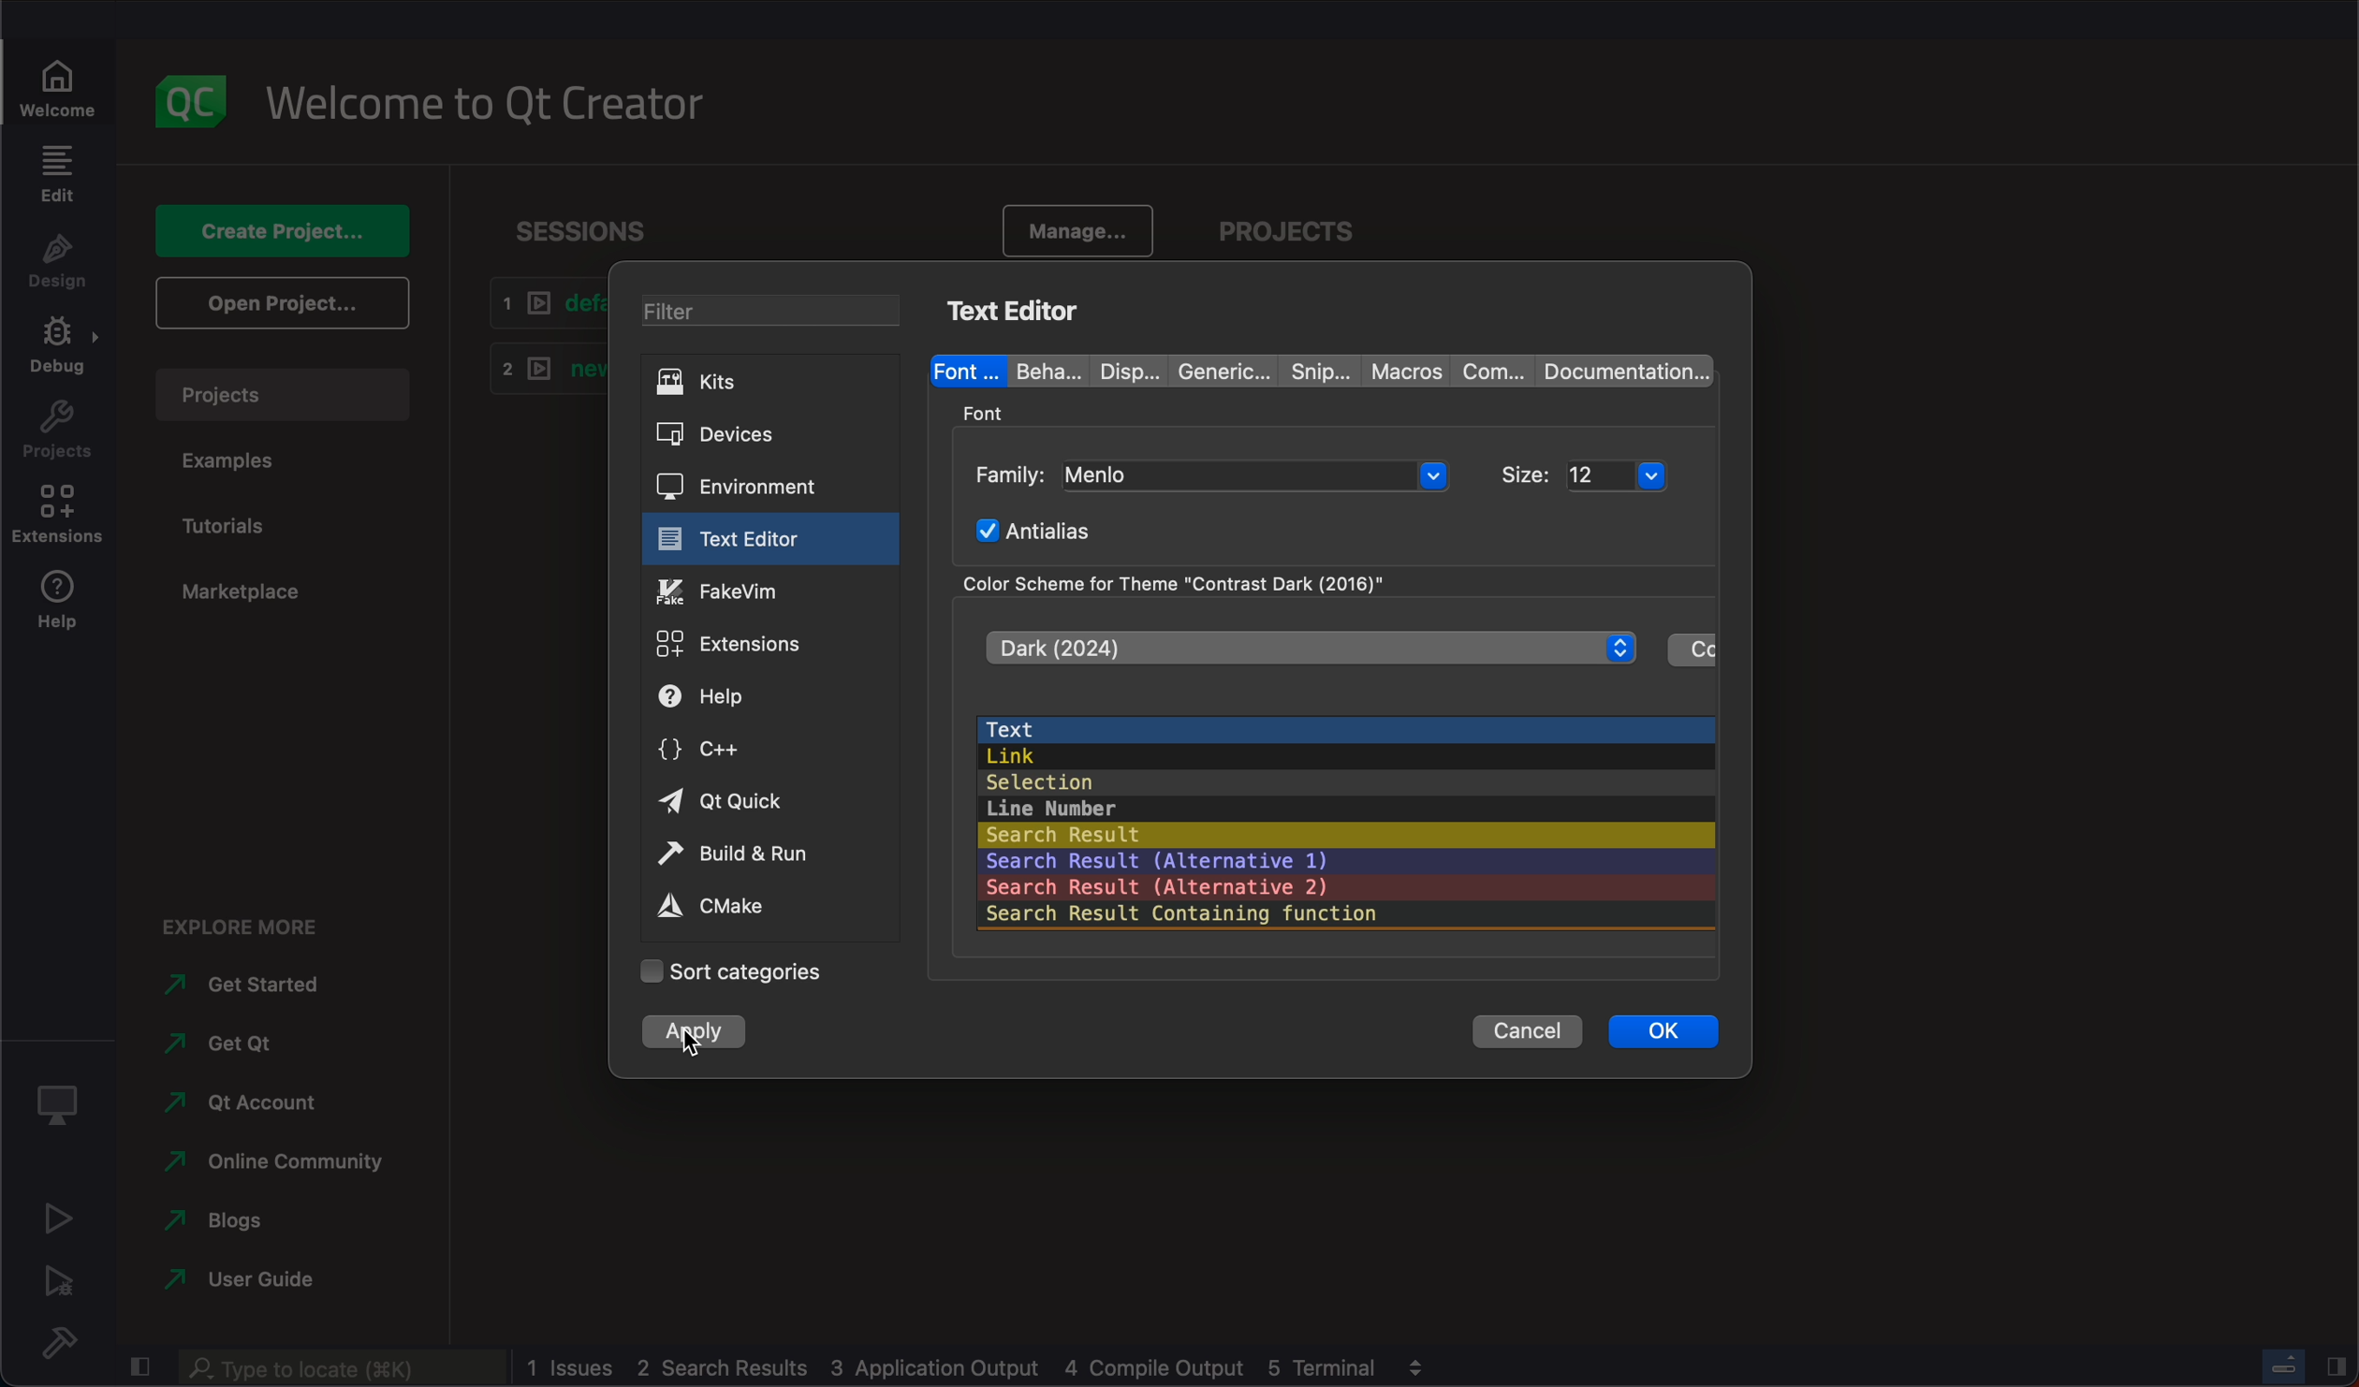 The height and width of the screenshot is (1387, 2359). I want to click on generic, so click(1212, 368).